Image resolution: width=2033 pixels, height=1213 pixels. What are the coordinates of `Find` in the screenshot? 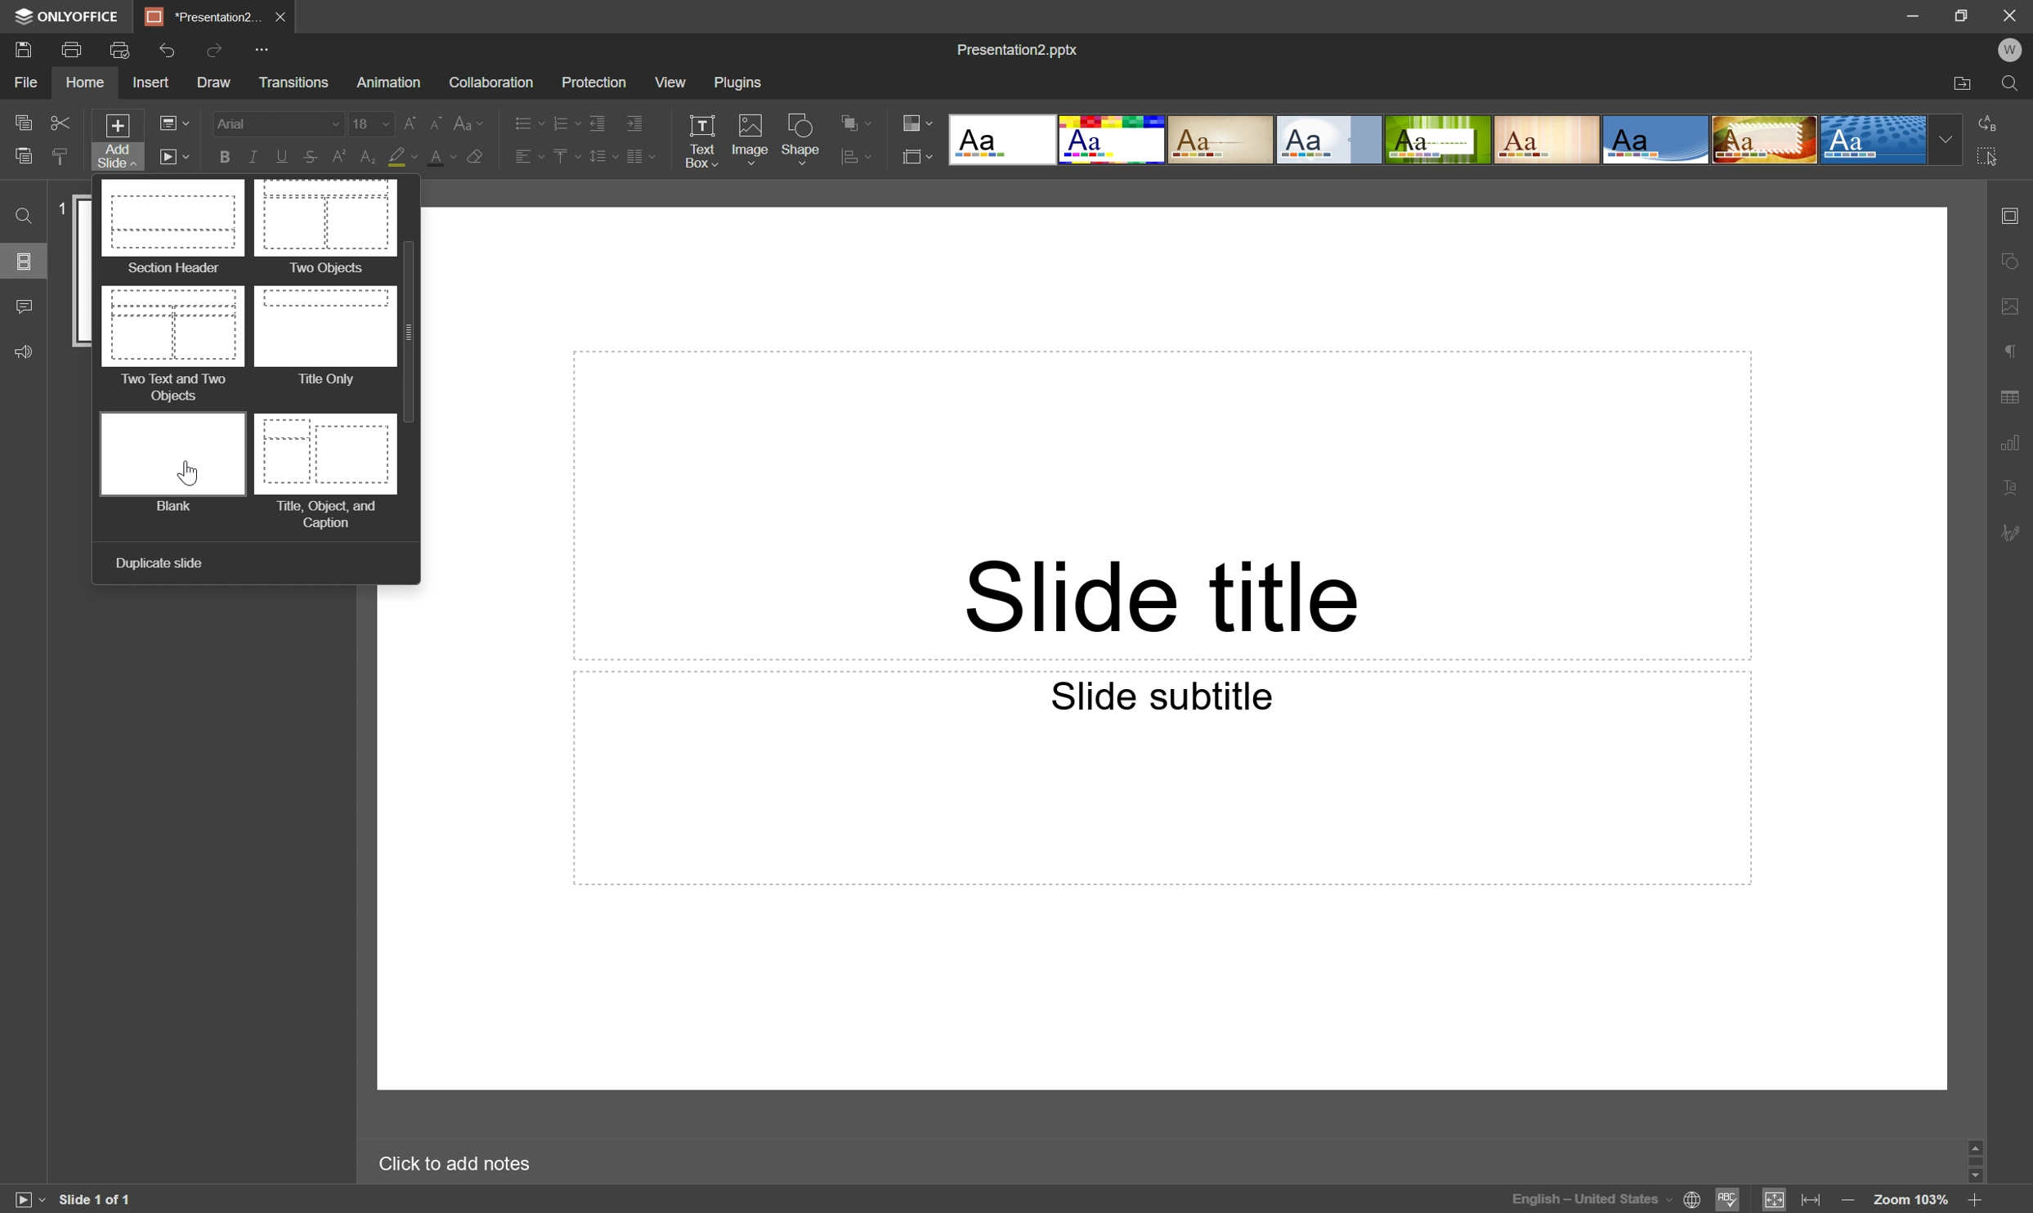 It's located at (22, 217).